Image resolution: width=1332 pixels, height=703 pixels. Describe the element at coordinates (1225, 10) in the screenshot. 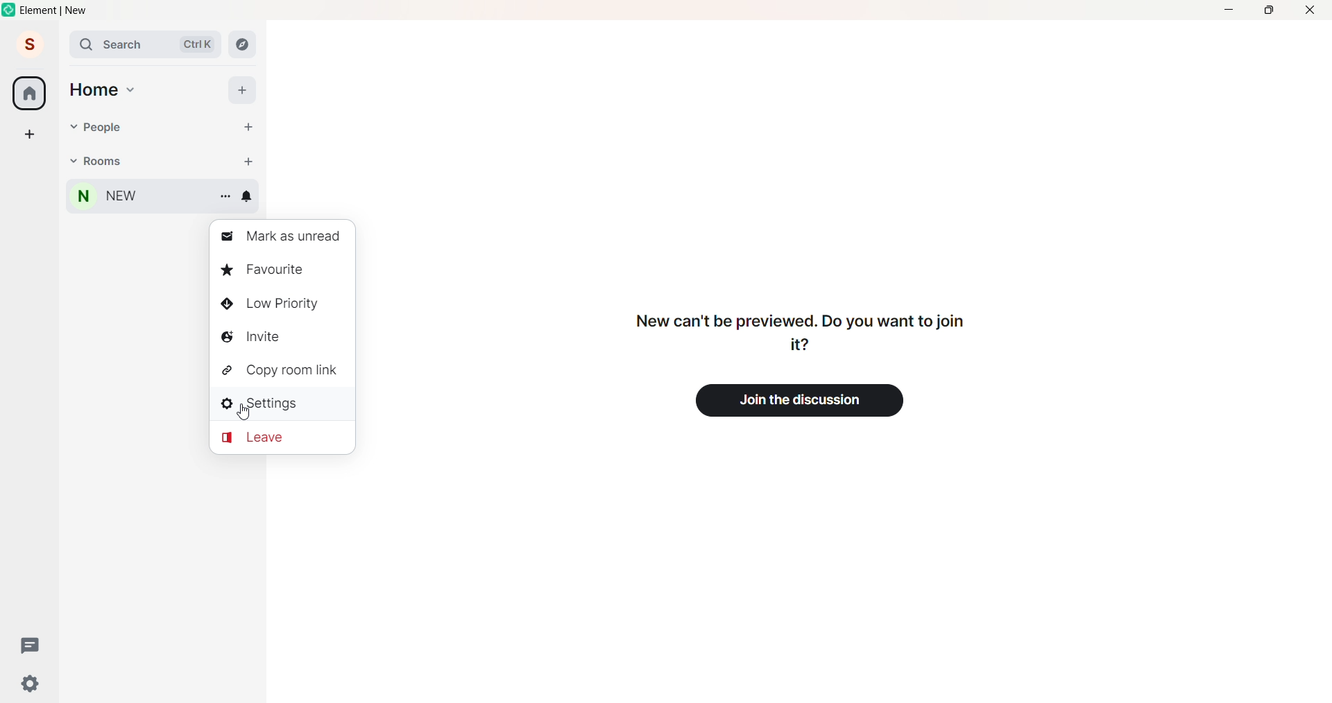

I see `minimize` at that location.